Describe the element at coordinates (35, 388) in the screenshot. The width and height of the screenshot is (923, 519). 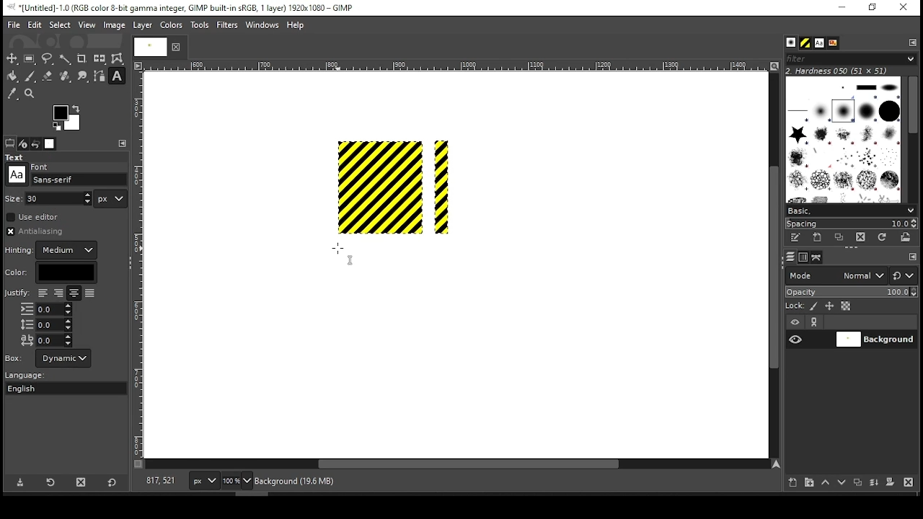
I see `english` at that location.